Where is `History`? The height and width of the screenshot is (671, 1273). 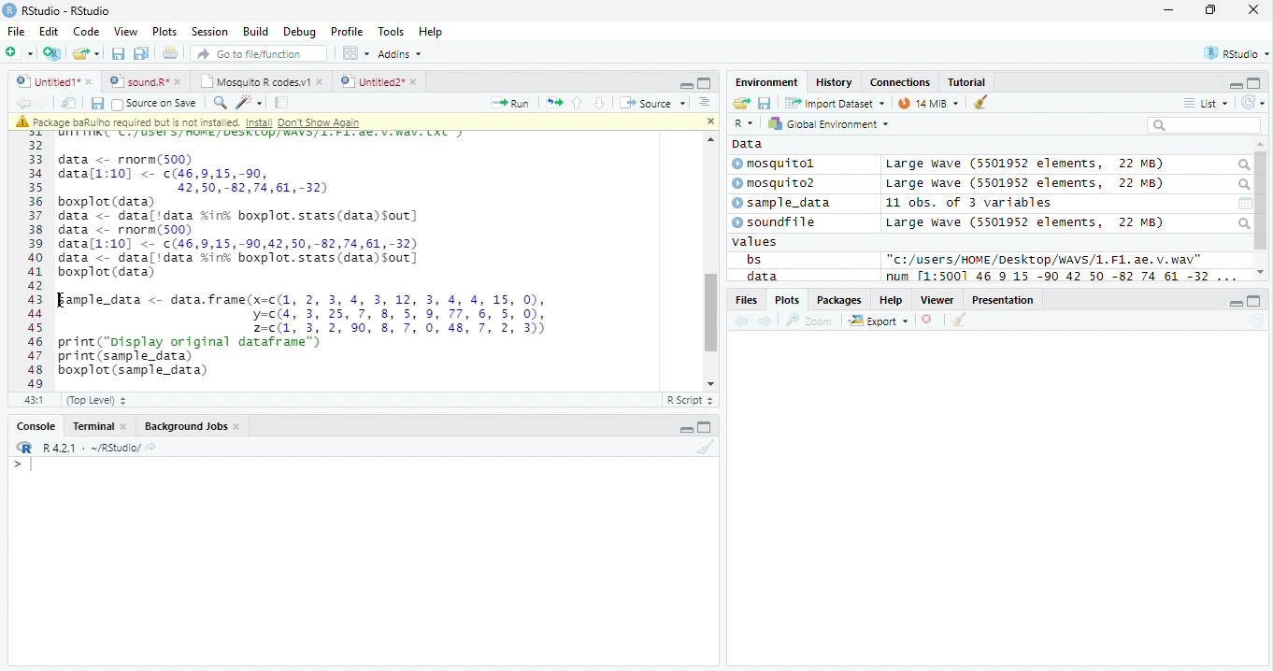 History is located at coordinates (834, 82).